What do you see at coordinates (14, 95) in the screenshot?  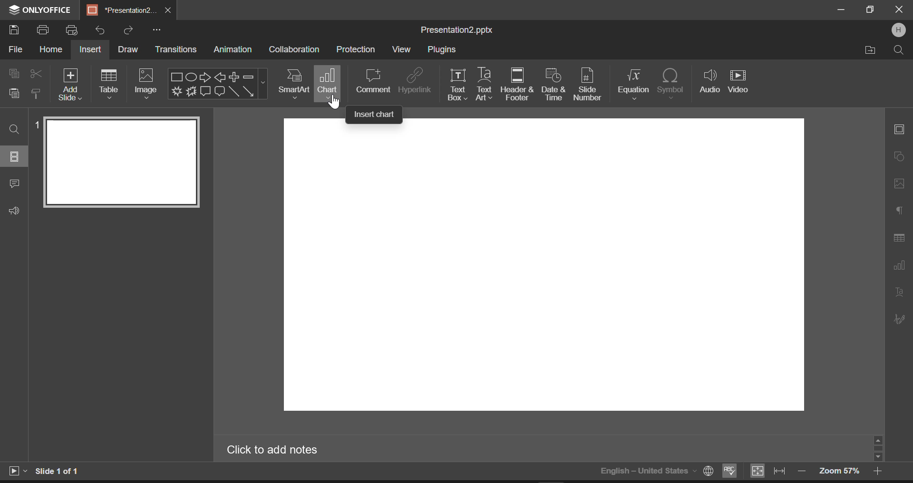 I see `Paste` at bounding box center [14, 95].